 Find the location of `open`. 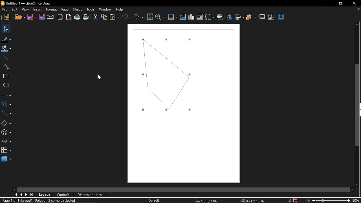

open is located at coordinates (20, 17).